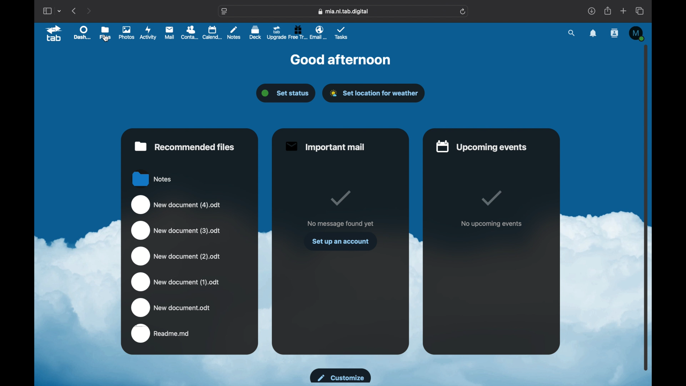 This screenshot has width=686, height=386. I want to click on new document, so click(176, 256).